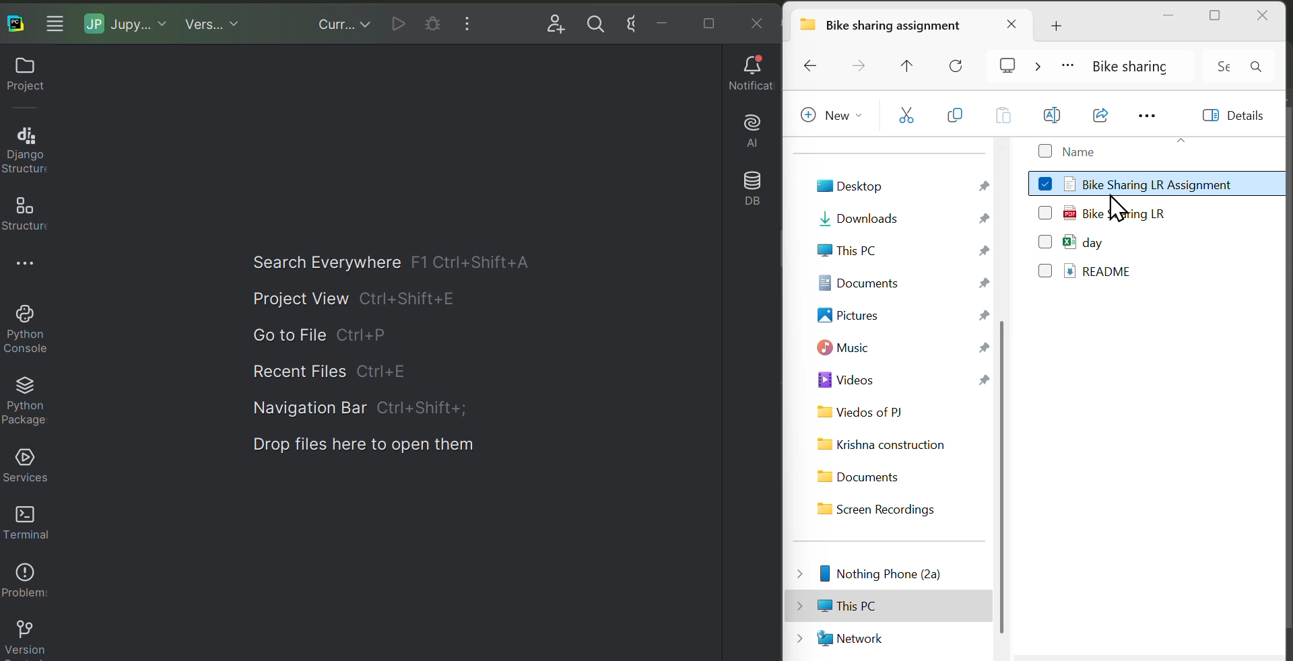 The height and width of the screenshot is (661, 1293). What do you see at coordinates (26, 267) in the screenshot?
I see `More options` at bounding box center [26, 267].